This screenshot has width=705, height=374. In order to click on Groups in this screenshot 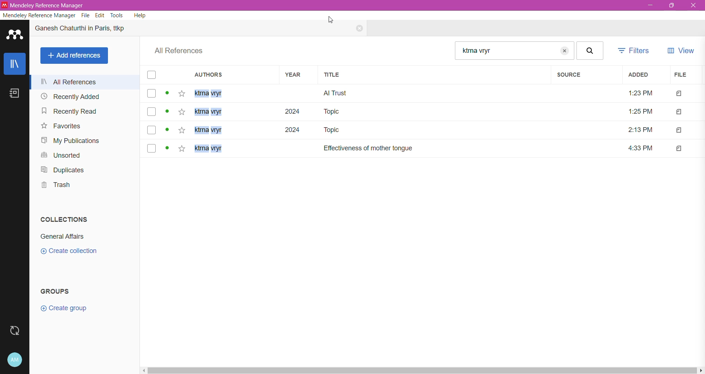, I will do `click(59, 291)`.